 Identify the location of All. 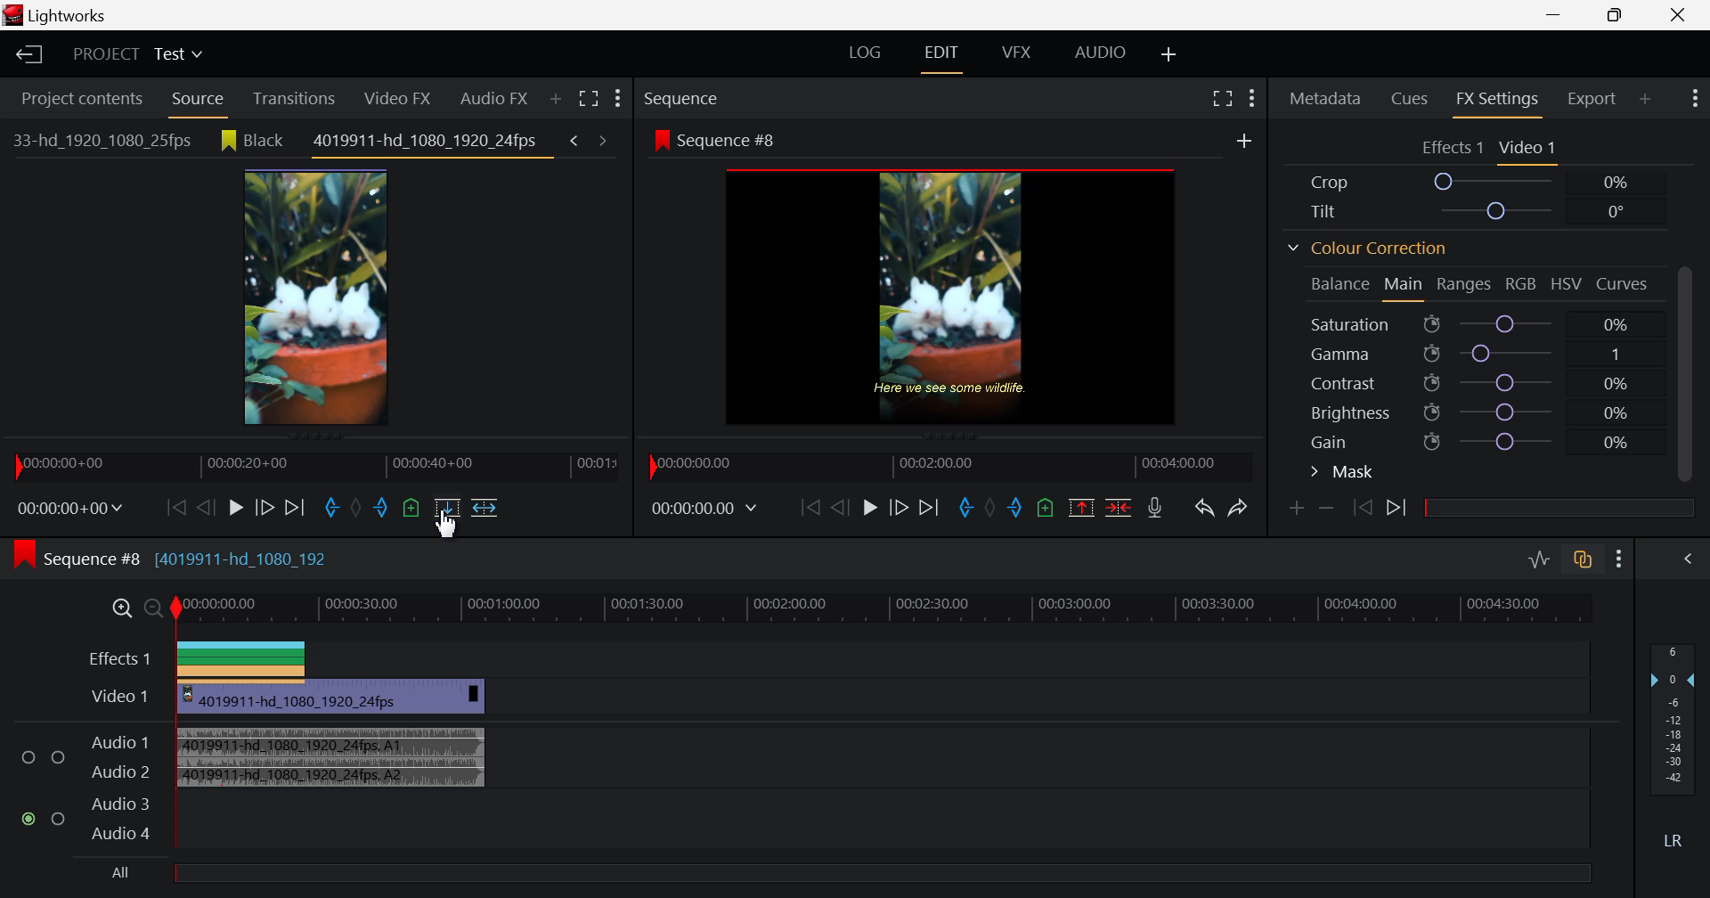
(811, 874).